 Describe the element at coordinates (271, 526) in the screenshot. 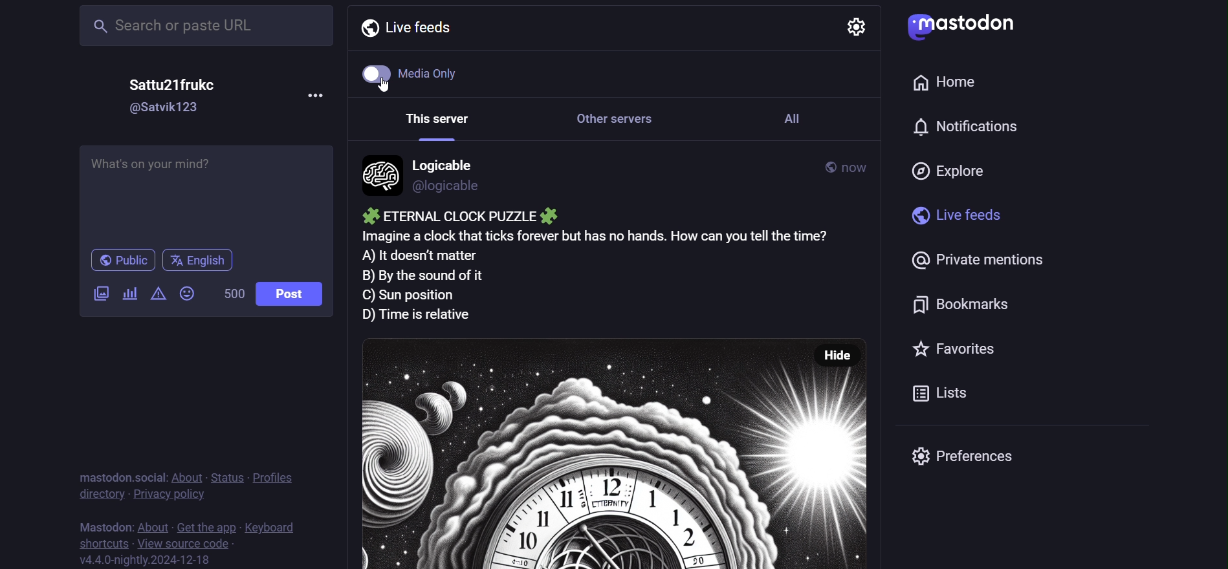

I see `keyboard` at that location.